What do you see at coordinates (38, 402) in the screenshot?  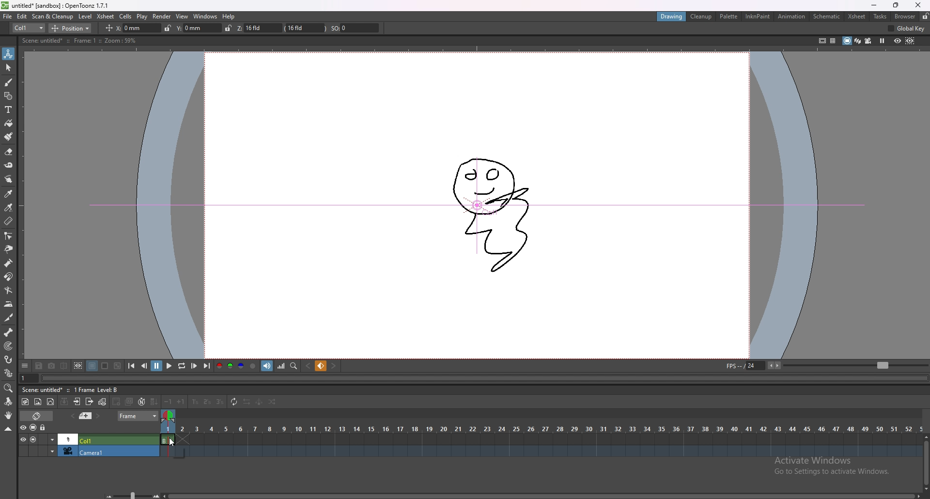 I see `new raster level` at bounding box center [38, 402].